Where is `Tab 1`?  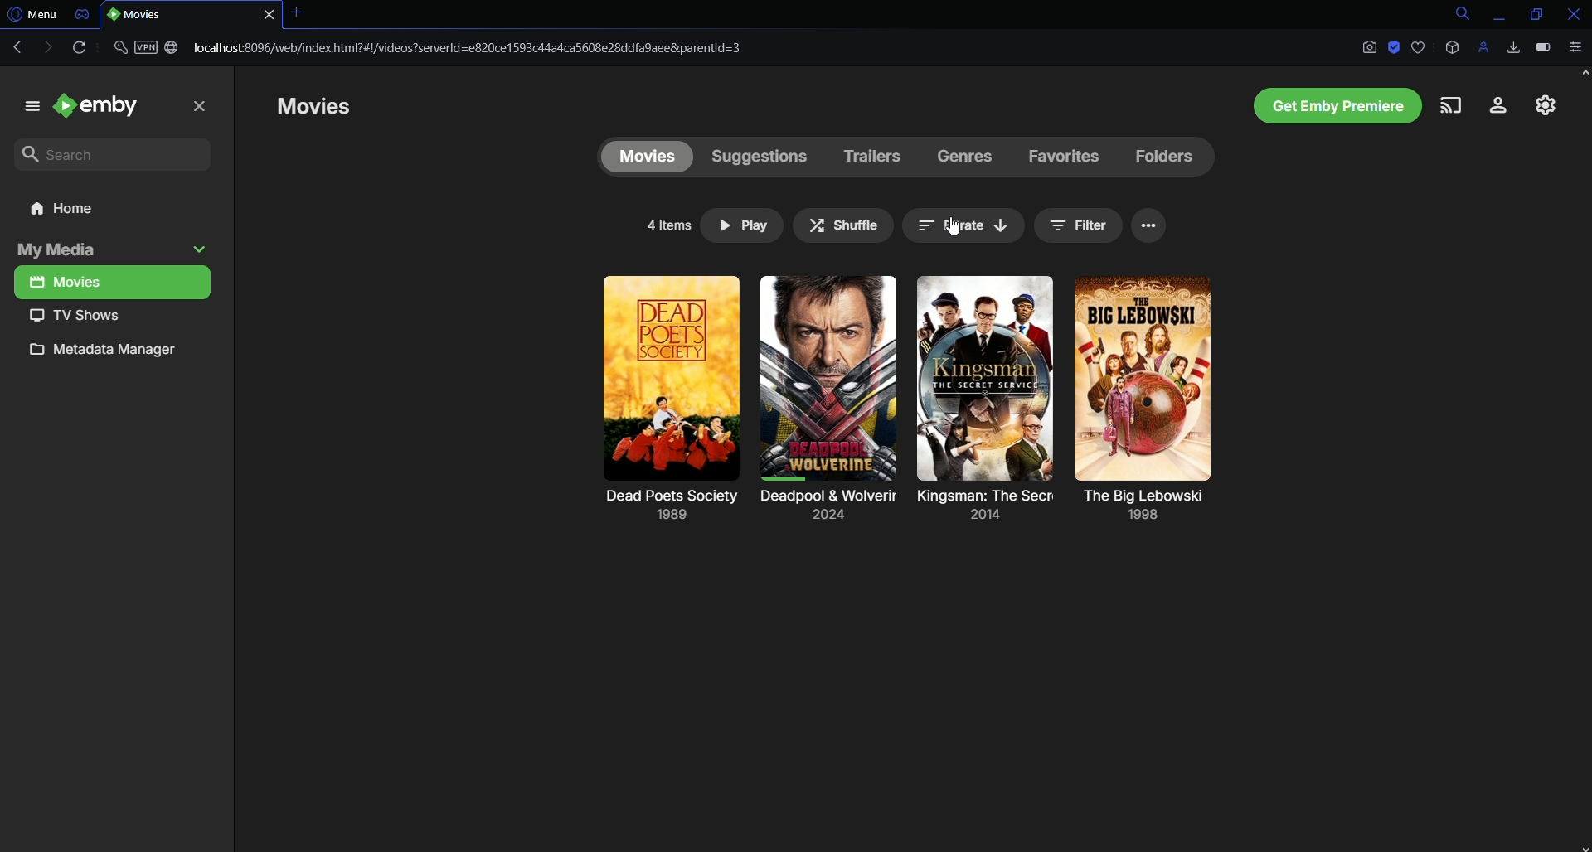
Tab 1 is located at coordinates (192, 15).